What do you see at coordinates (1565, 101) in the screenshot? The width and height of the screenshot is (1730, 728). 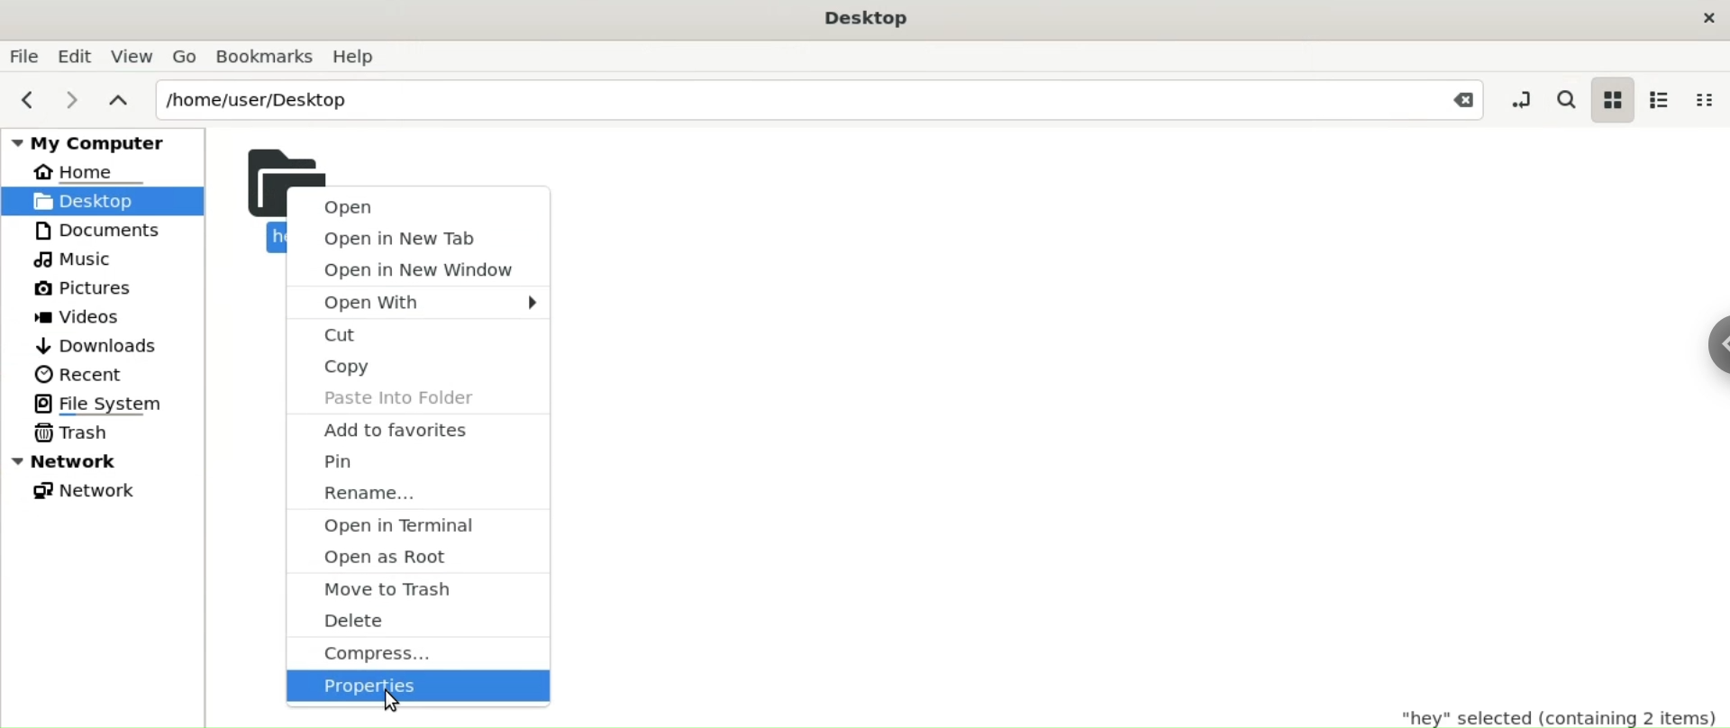 I see `search` at bounding box center [1565, 101].